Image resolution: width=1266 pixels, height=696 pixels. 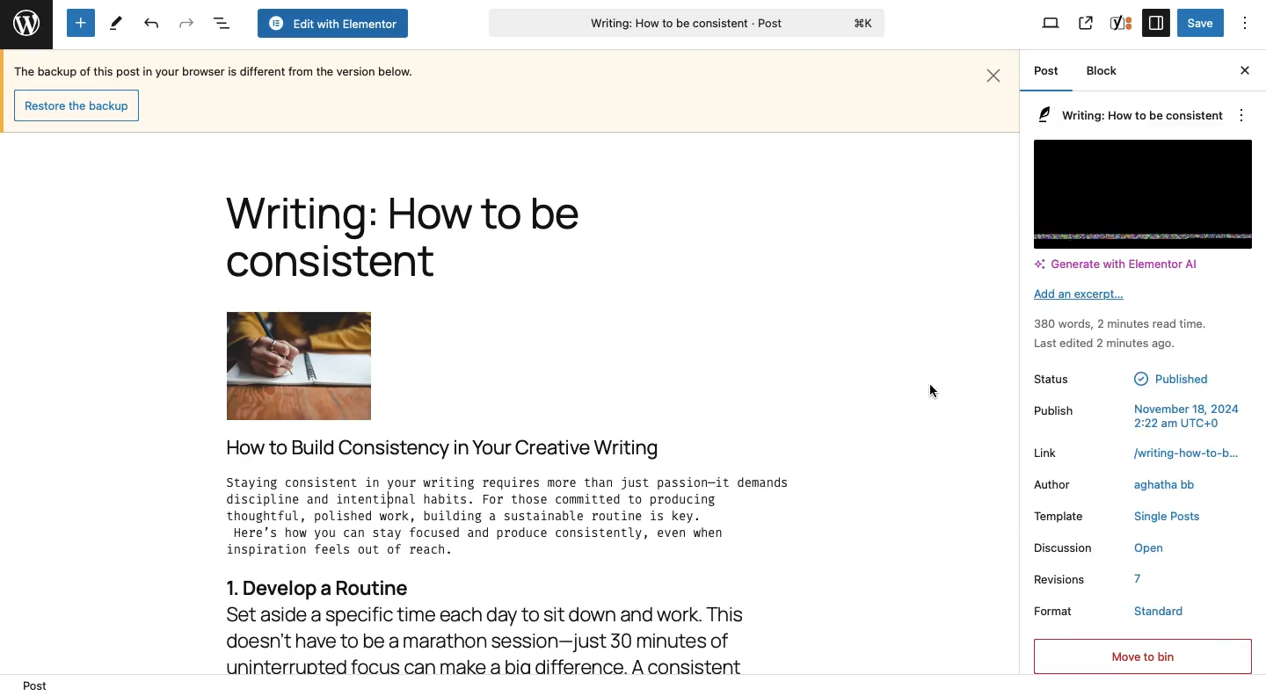 I want to click on Author aghatha bb, so click(x=1139, y=485).